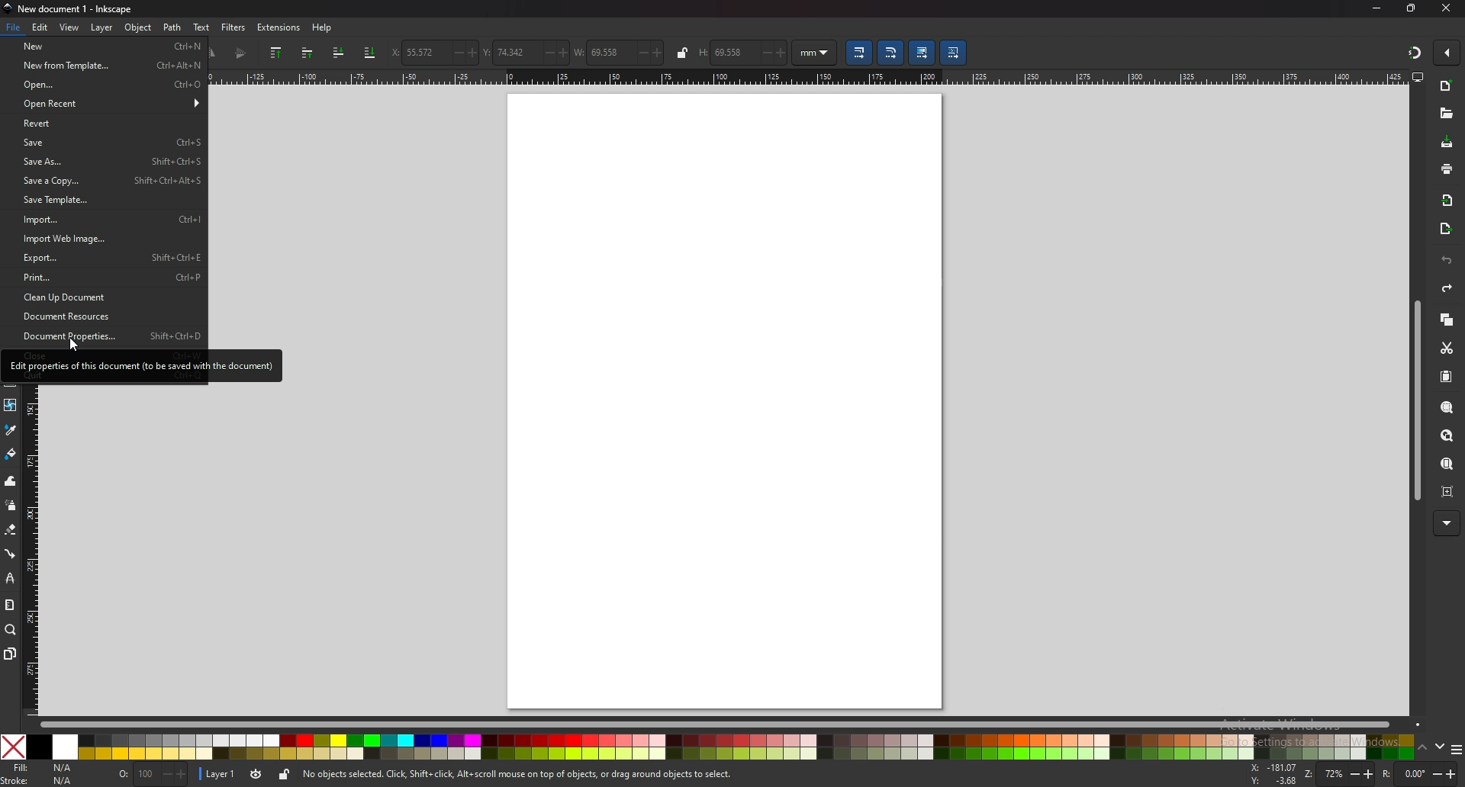  I want to click on File, so click(12, 27).